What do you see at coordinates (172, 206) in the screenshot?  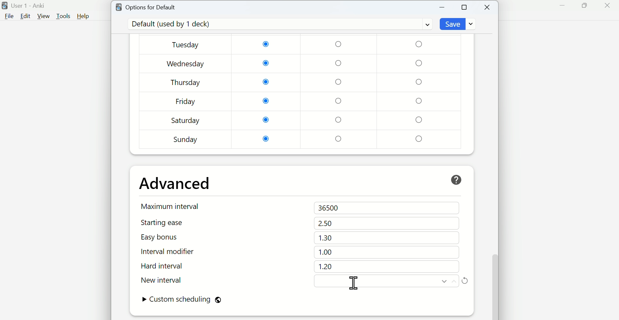 I see `Maximum interval` at bounding box center [172, 206].